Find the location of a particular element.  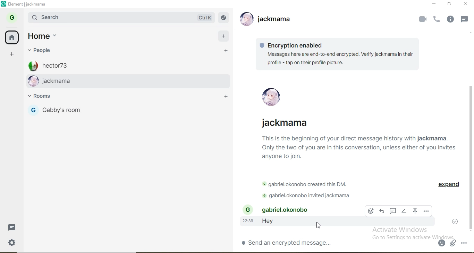

hector 73 is located at coordinates (136, 65).